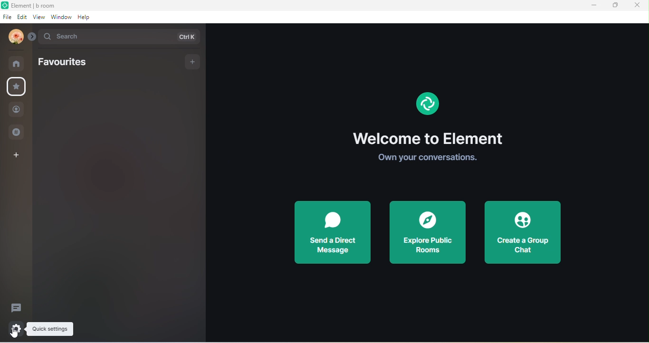 This screenshot has width=649, height=343. Describe the element at coordinates (331, 233) in the screenshot. I see `send a direct message` at that location.